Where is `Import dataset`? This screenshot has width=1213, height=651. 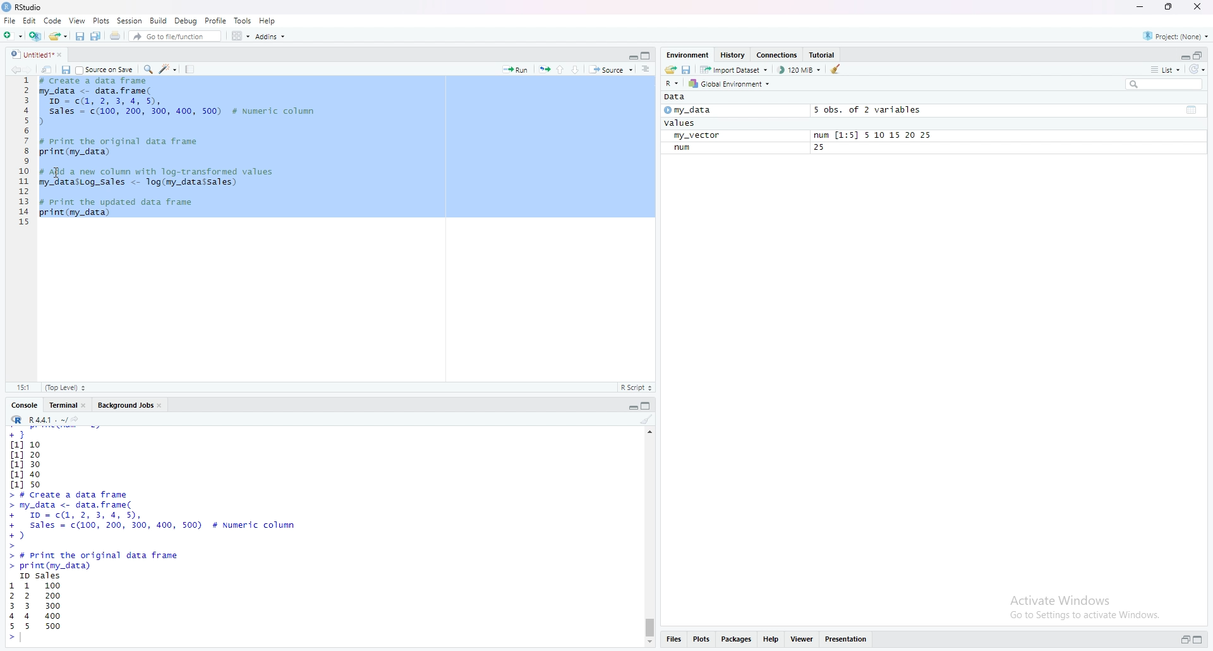 Import dataset is located at coordinates (737, 70).